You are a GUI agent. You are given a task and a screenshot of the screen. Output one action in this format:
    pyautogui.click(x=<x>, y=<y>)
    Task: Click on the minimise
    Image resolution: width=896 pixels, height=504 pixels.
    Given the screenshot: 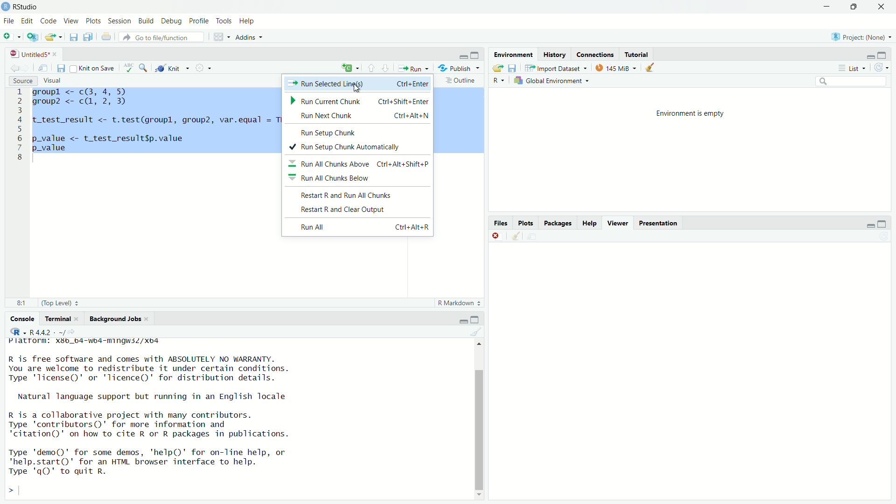 What is the action you would take?
    pyautogui.click(x=869, y=54)
    